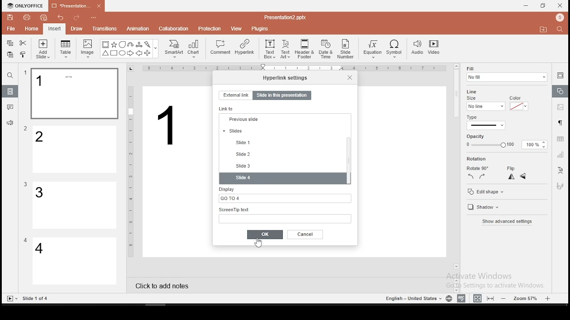  What do you see at coordinates (9, 55) in the screenshot?
I see `paste` at bounding box center [9, 55].